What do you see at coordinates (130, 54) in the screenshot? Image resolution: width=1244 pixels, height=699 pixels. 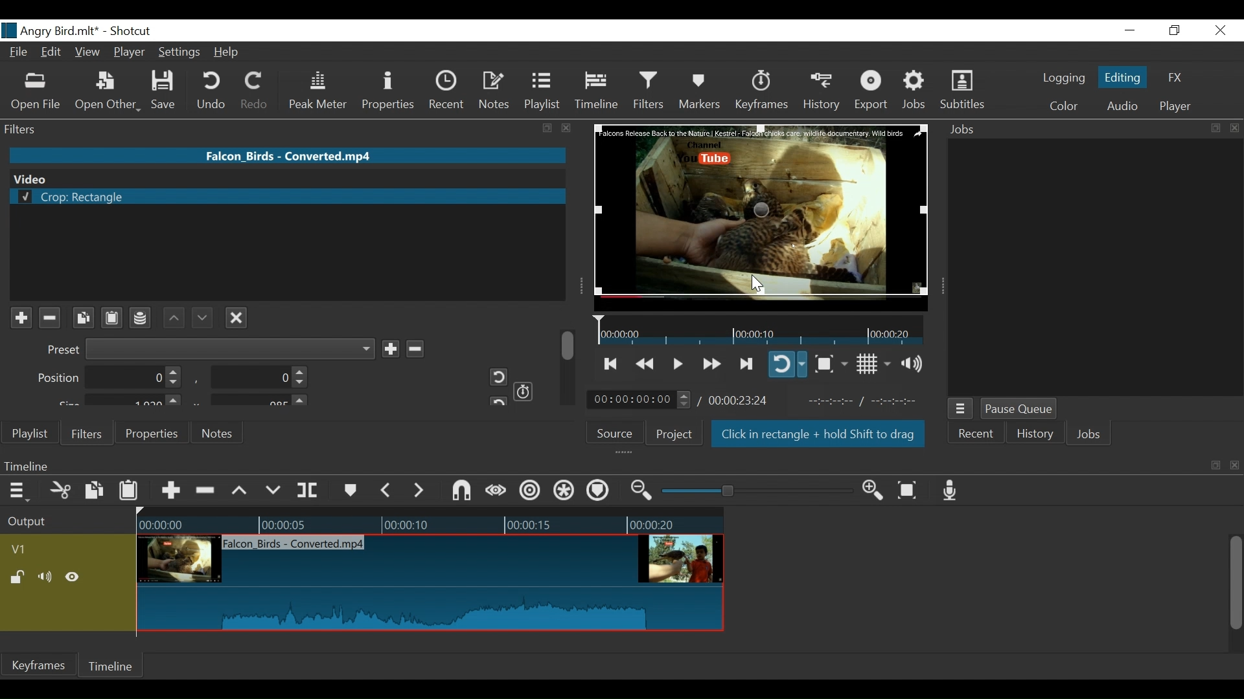 I see `Player` at bounding box center [130, 54].